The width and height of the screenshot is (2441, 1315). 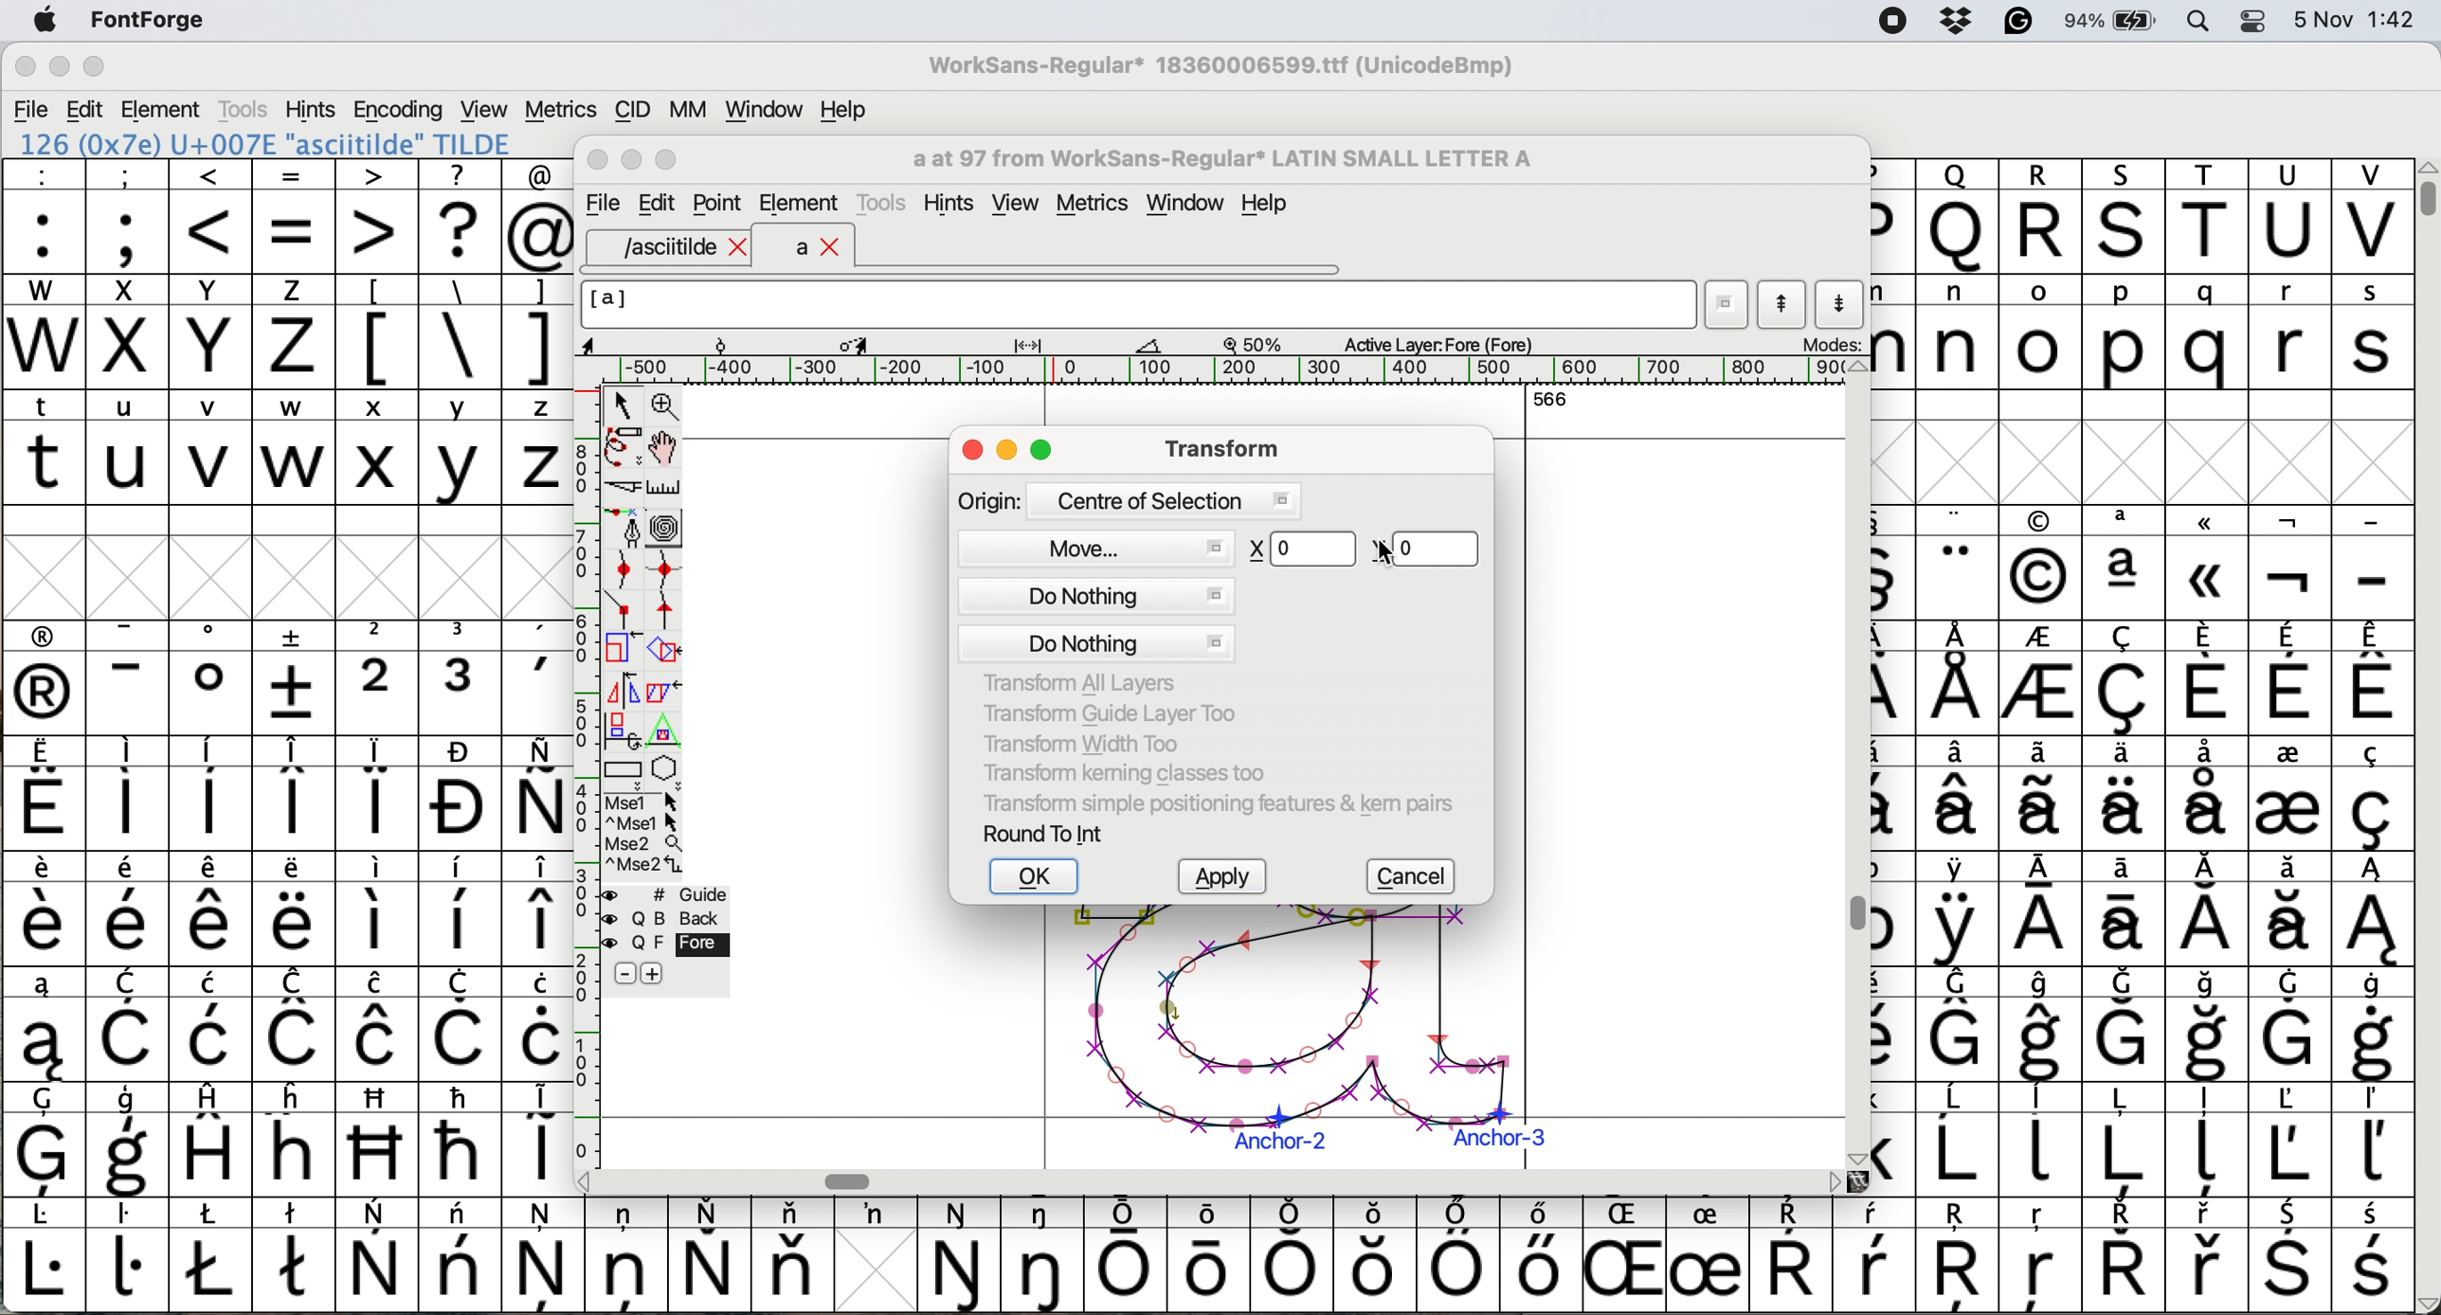 I want to click on >, so click(x=378, y=216).